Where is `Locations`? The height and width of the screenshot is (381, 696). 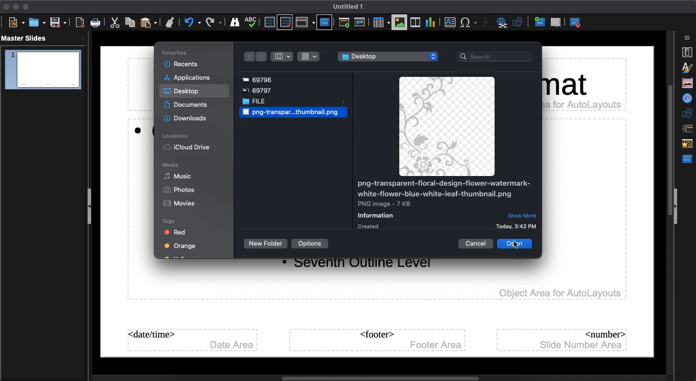
Locations is located at coordinates (176, 137).